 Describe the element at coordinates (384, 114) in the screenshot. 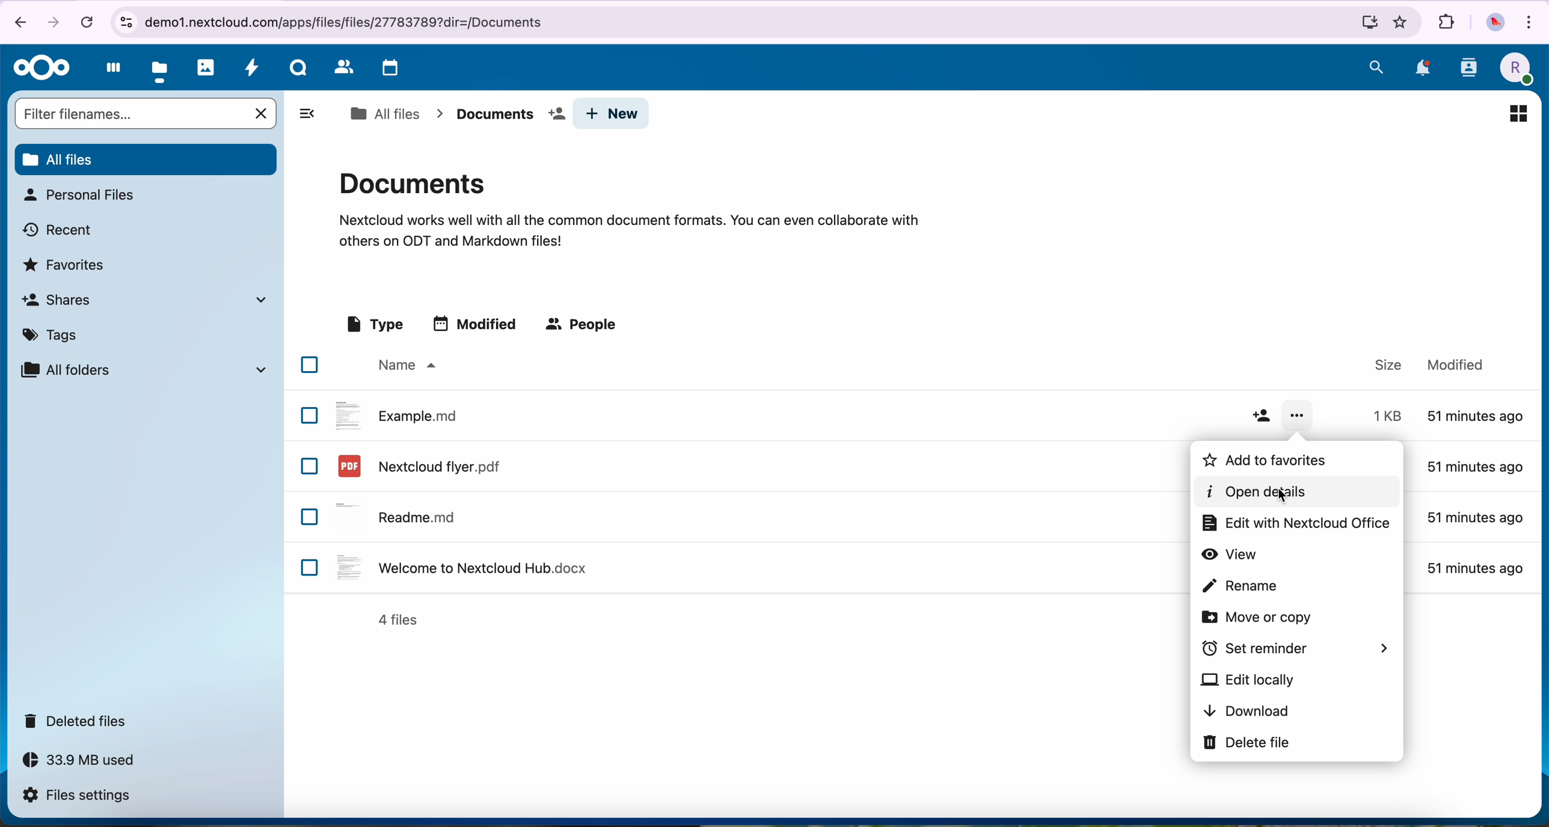

I see `all files` at that location.